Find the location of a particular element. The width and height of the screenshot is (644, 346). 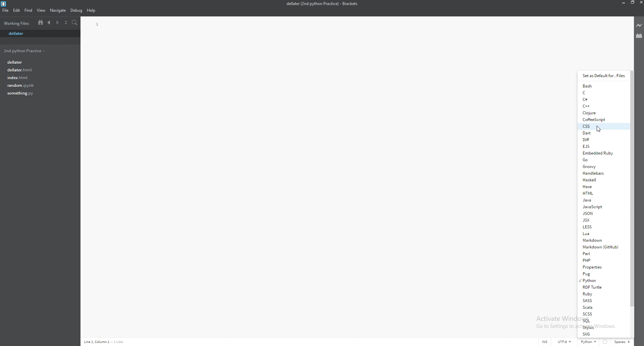

extension manager is located at coordinates (639, 36).